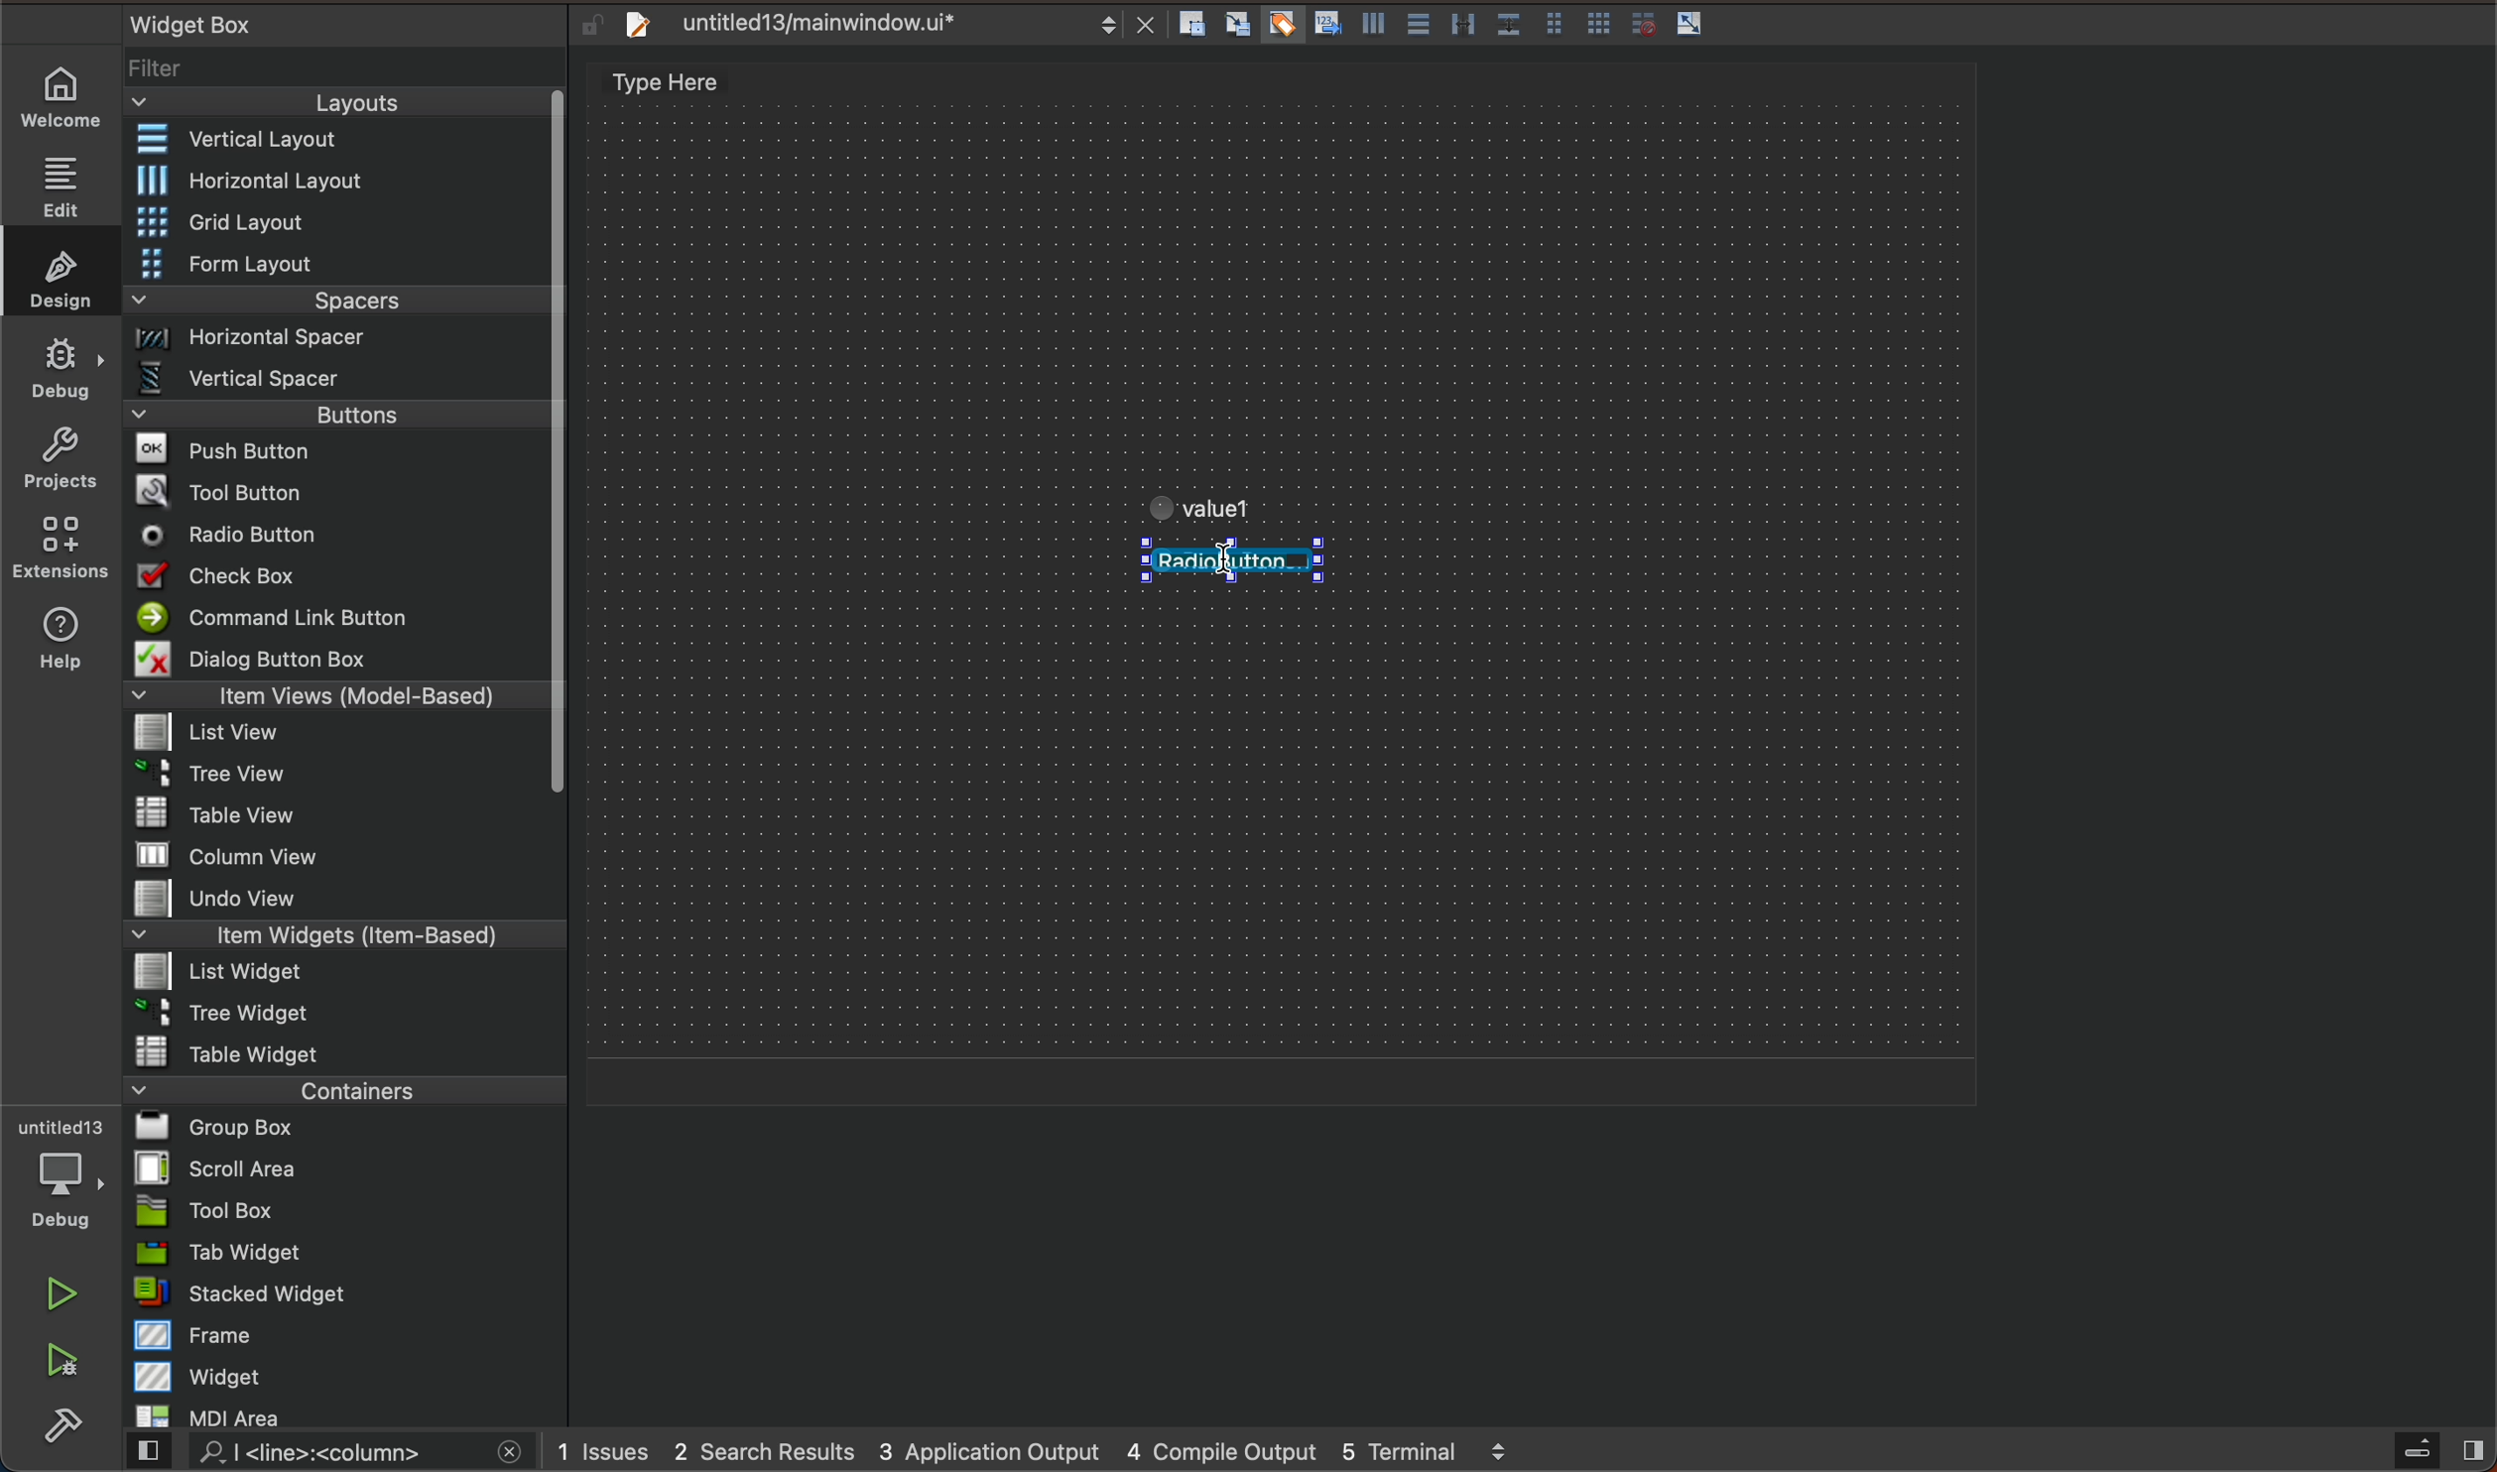 This screenshot has height=1472, width=2497. I want to click on extensions, so click(59, 547).